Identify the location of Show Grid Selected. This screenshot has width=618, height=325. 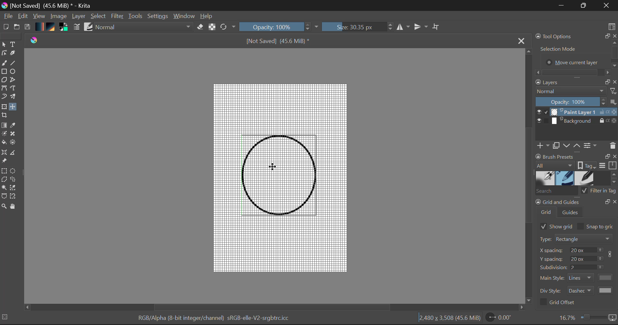
(555, 226).